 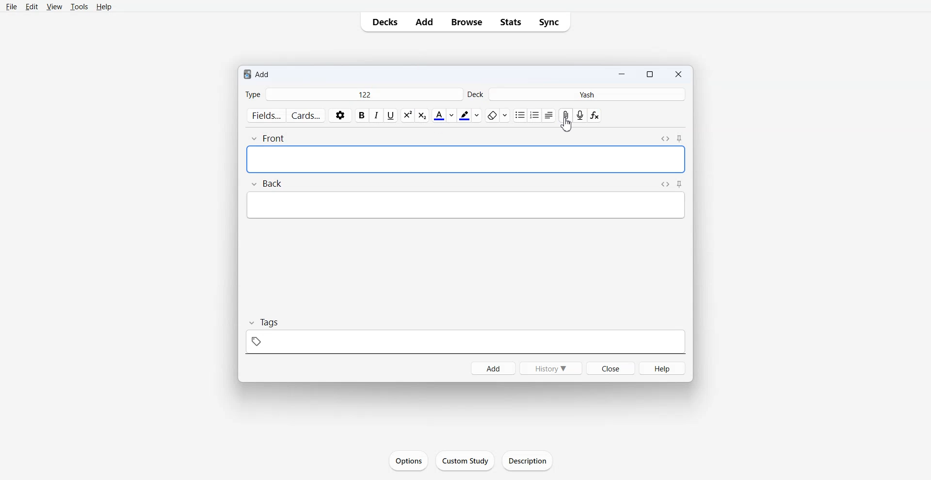 What do you see at coordinates (465, 343) in the screenshot?
I see `tags space` at bounding box center [465, 343].